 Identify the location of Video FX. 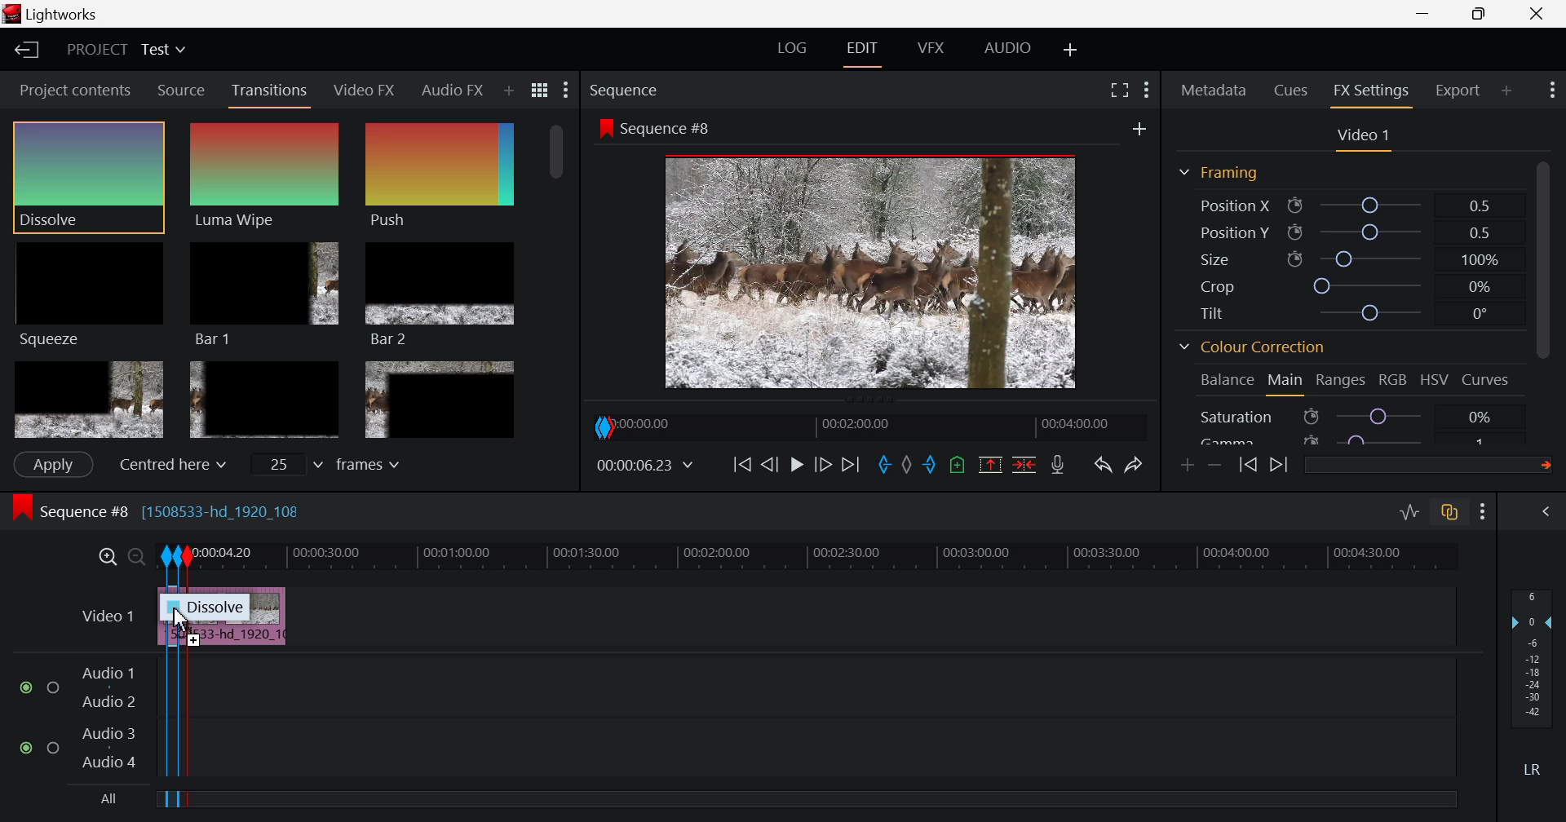
(365, 89).